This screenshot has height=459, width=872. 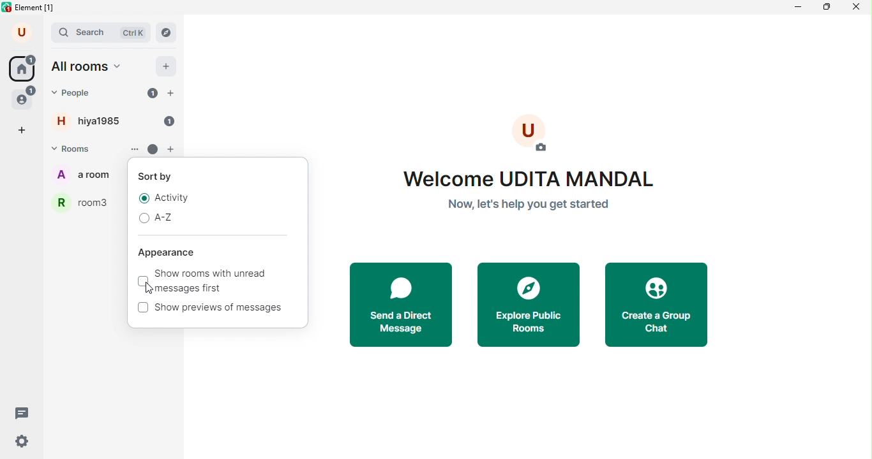 I want to click on welcome text, so click(x=537, y=189).